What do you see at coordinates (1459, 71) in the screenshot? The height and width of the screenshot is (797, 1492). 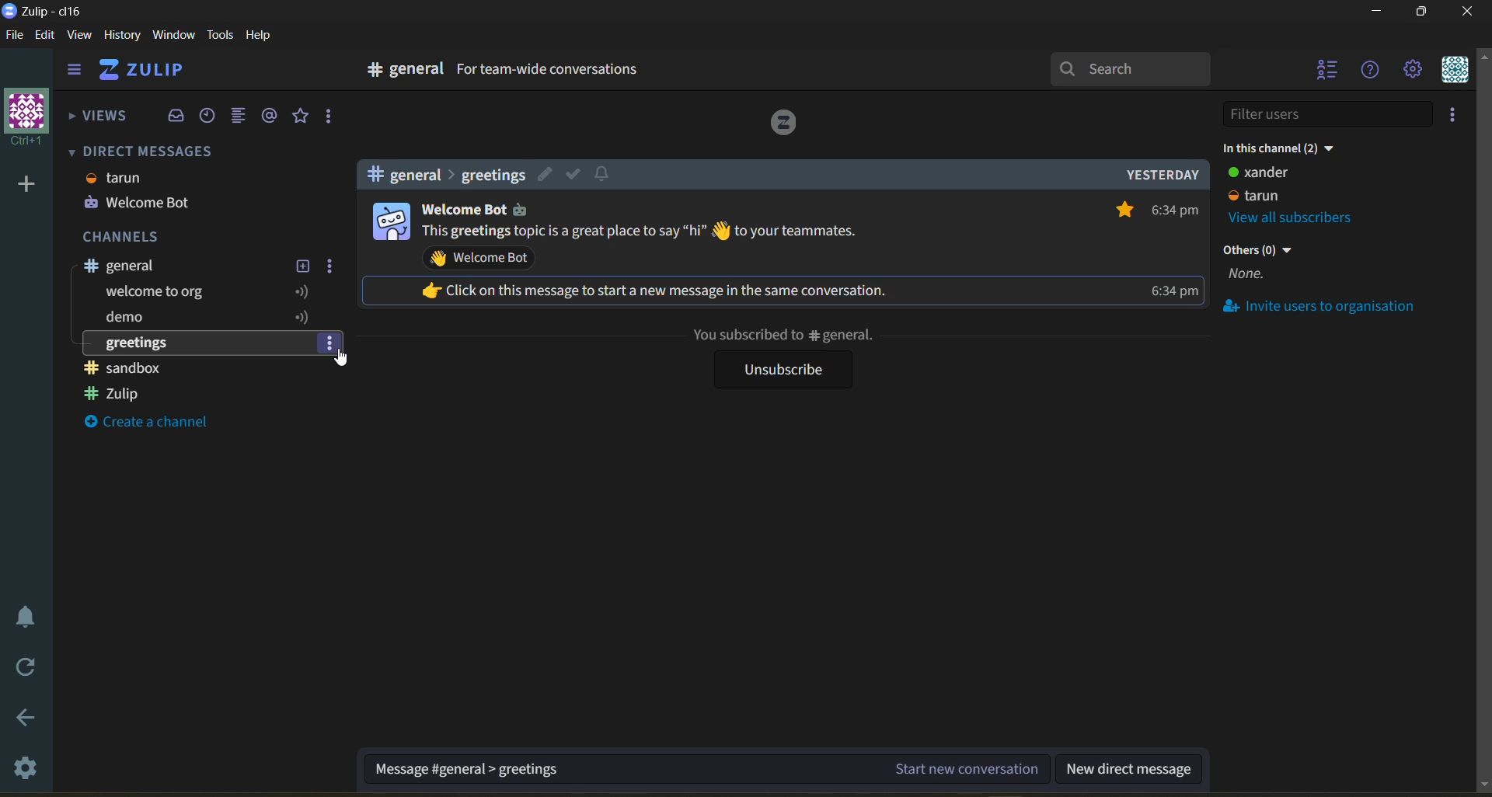 I see `personal menu` at bounding box center [1459, 71].